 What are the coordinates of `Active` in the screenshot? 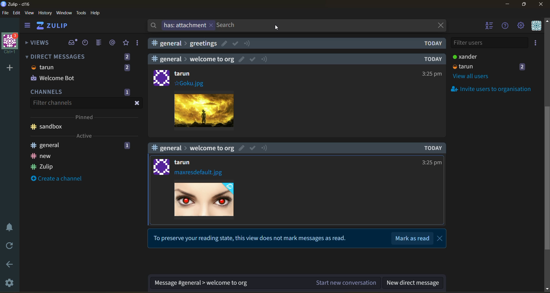 It's located at (84, 136).